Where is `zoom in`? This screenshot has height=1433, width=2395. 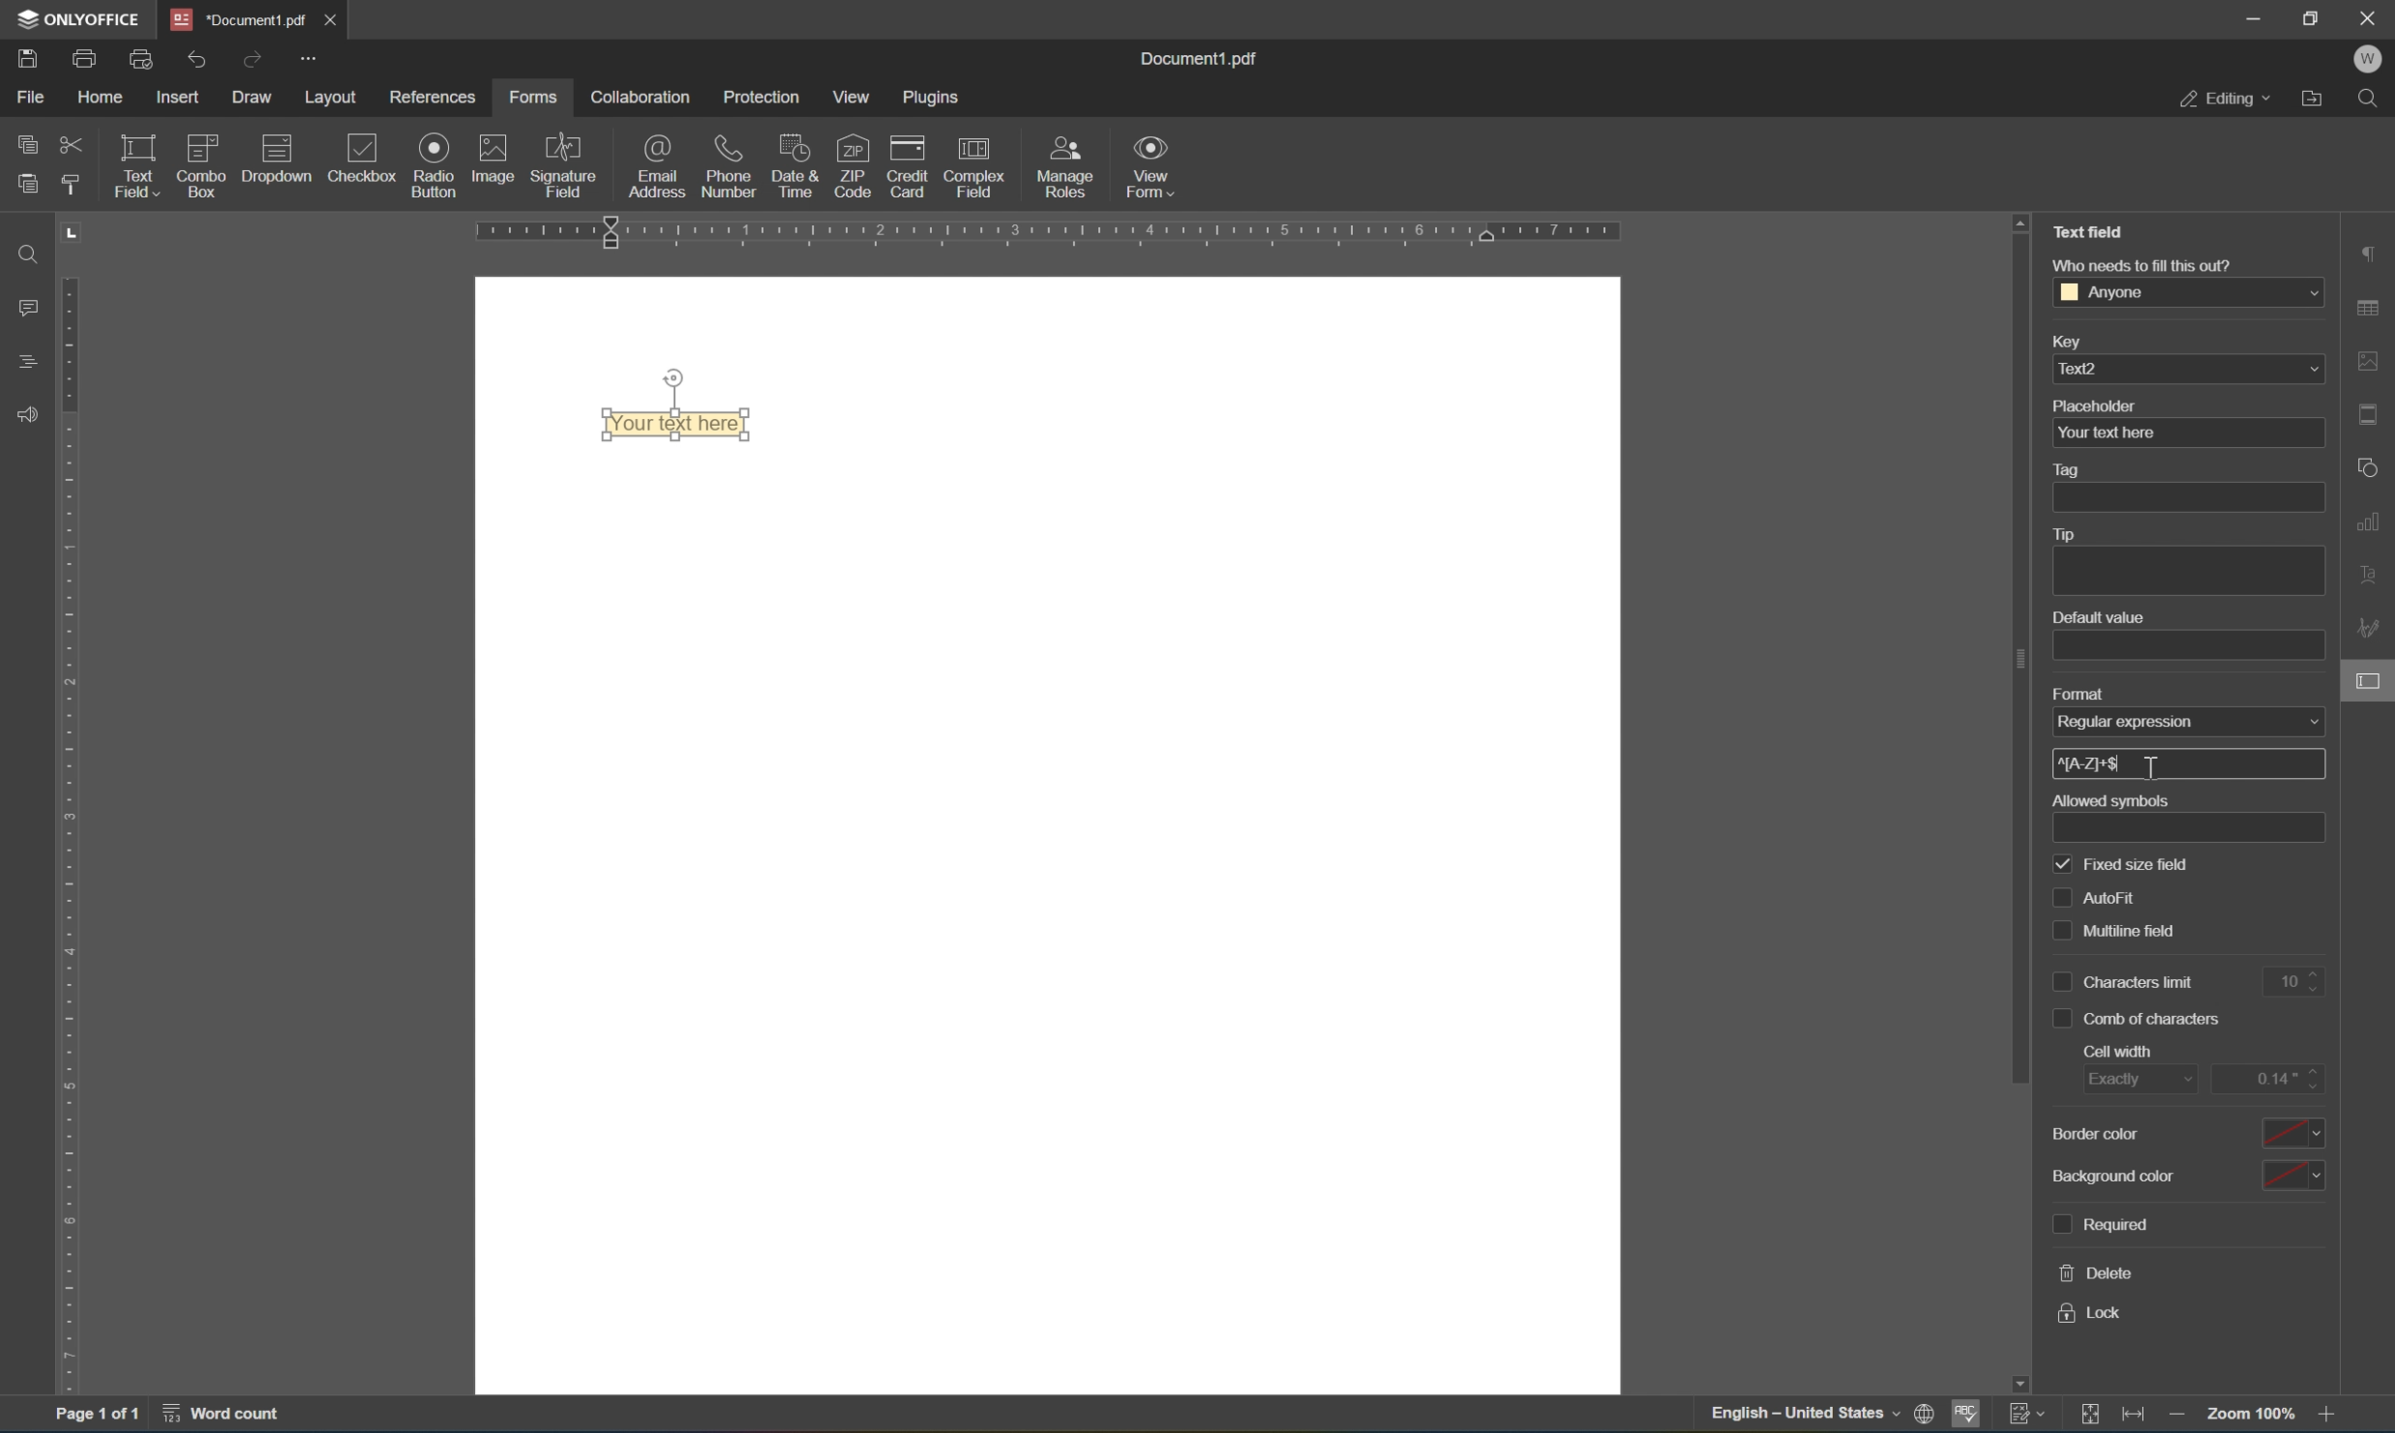
zoom in is located at coordinates (2326, 1415).